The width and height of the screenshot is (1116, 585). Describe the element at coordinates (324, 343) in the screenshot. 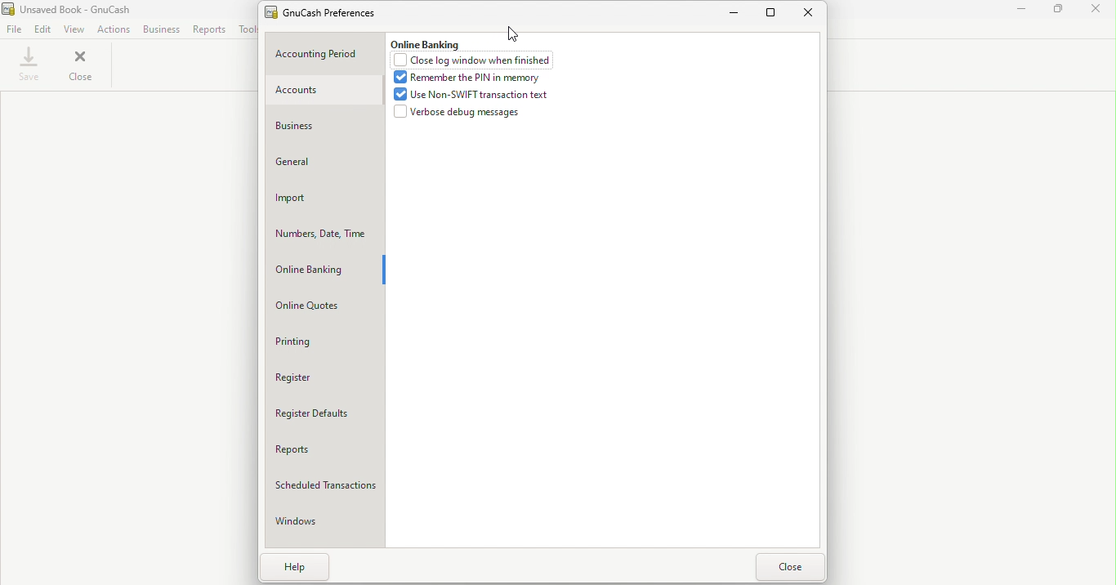

I see `Printing` at that location.